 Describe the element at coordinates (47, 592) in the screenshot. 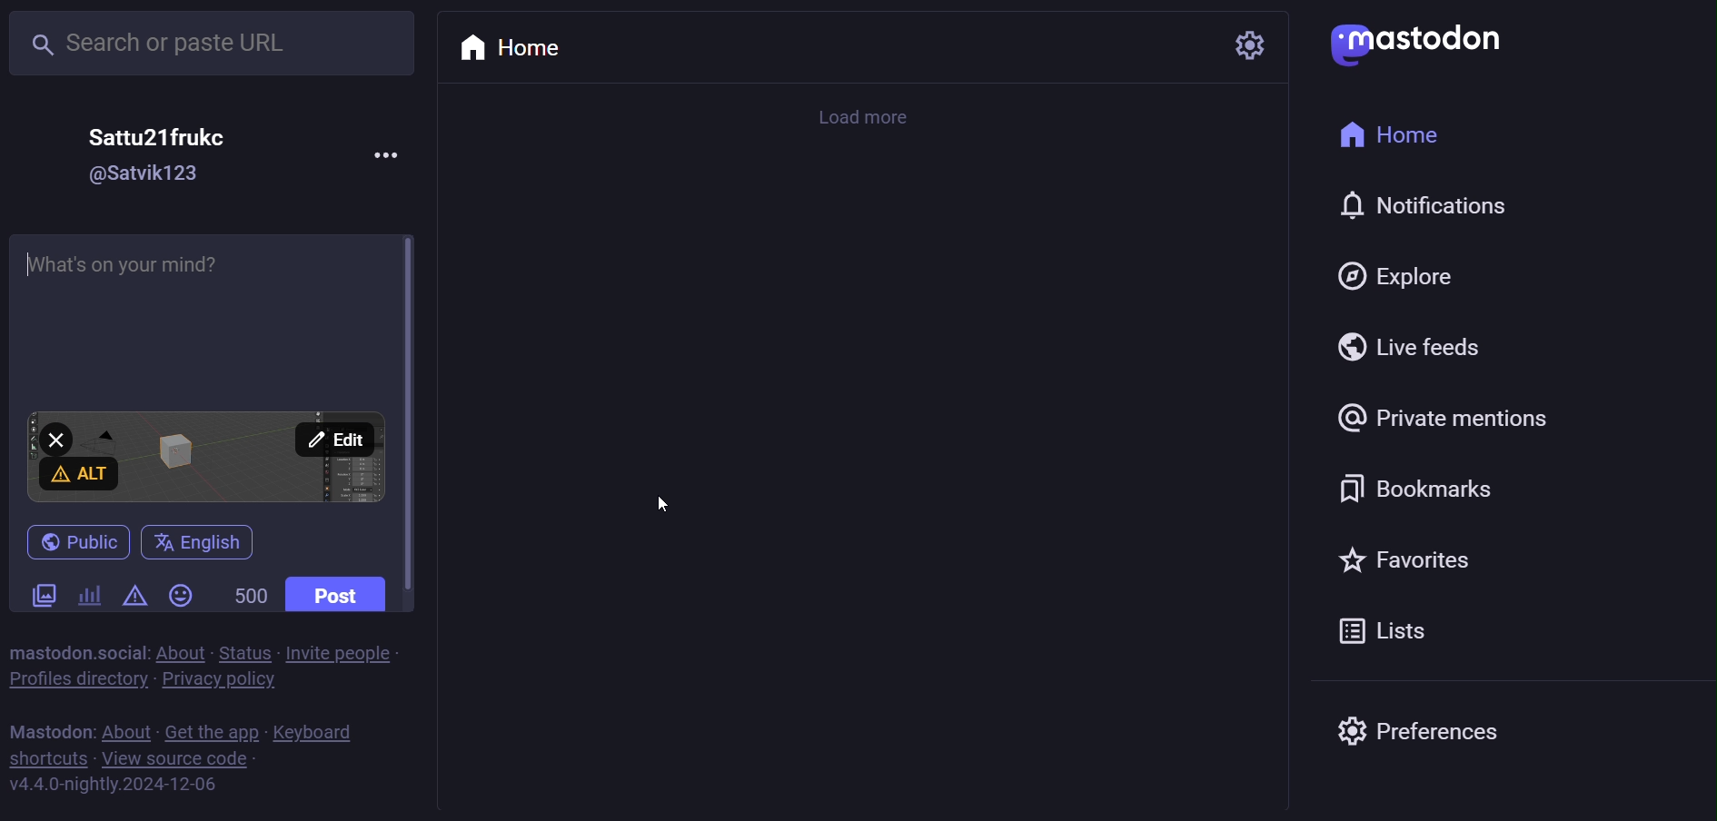

I see `images/videos` at that location.